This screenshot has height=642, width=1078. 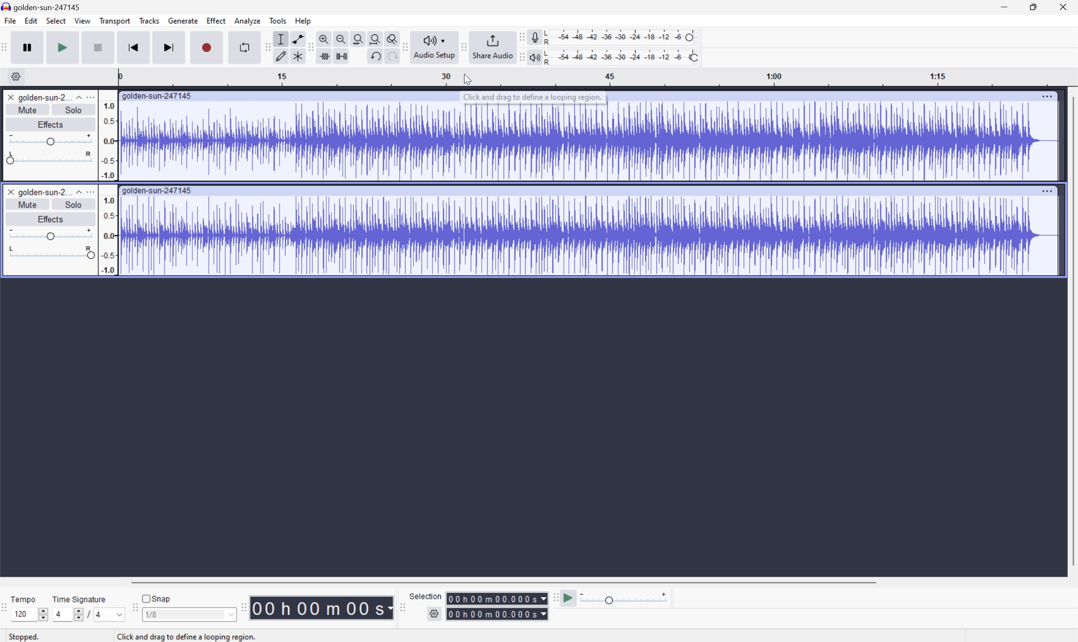 What do you see at coordinates (343, 56) in the screenshot?
I see `Silence audio selection` at bounding box center [343, 56].